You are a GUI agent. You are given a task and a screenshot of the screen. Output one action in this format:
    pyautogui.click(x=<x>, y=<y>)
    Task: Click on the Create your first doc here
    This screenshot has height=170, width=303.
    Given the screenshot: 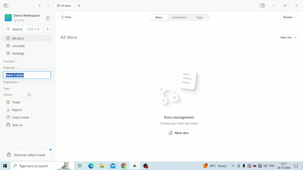 What is the action you would take?
    pyautogui.click(x=180, y=124)
    